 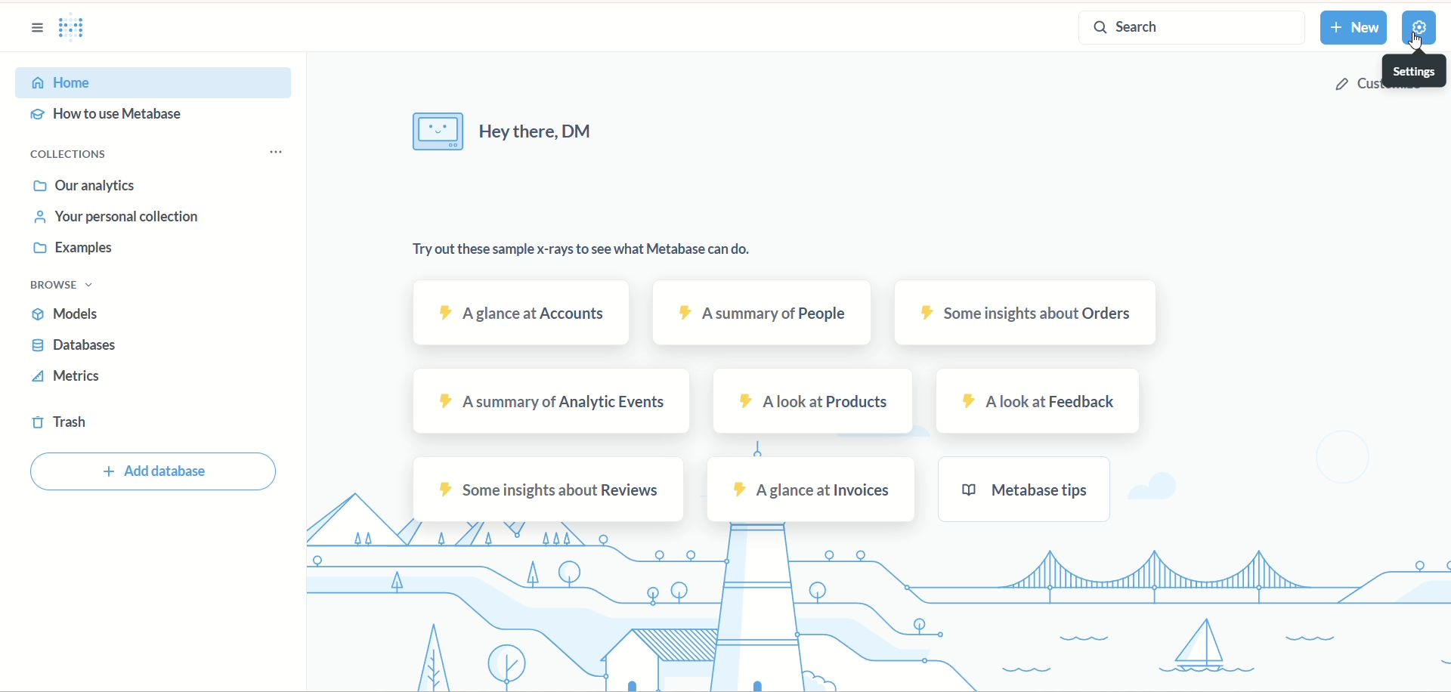 What do you see at coordinates (117, 216) in the screenshot?
I see `your personal collection` at bounding box center [117, 216].